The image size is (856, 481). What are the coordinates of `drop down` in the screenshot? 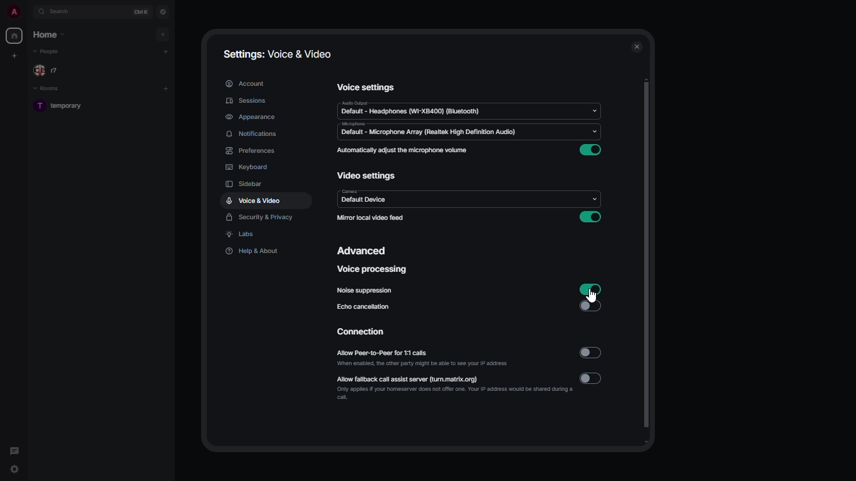 It's located at (597, 111).